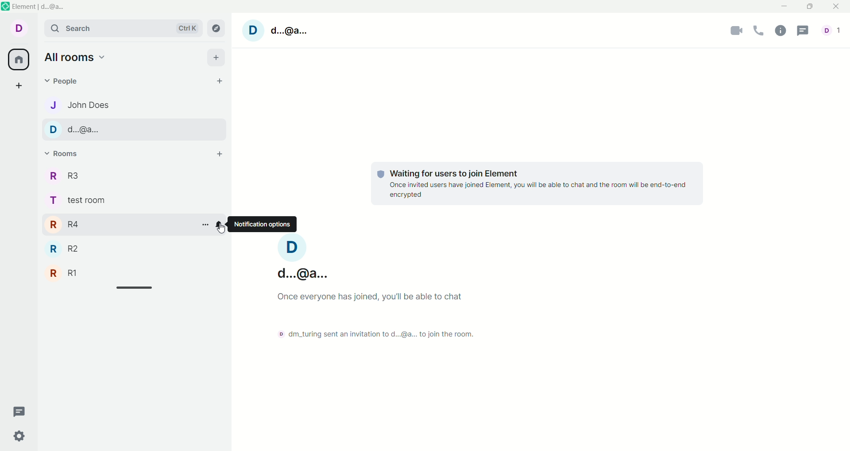 This screenshot has width=850, height=451. What do you see at coordinates (221, 228) in the screenshot?
I see `Cursor` at bounding box center [221, 228].